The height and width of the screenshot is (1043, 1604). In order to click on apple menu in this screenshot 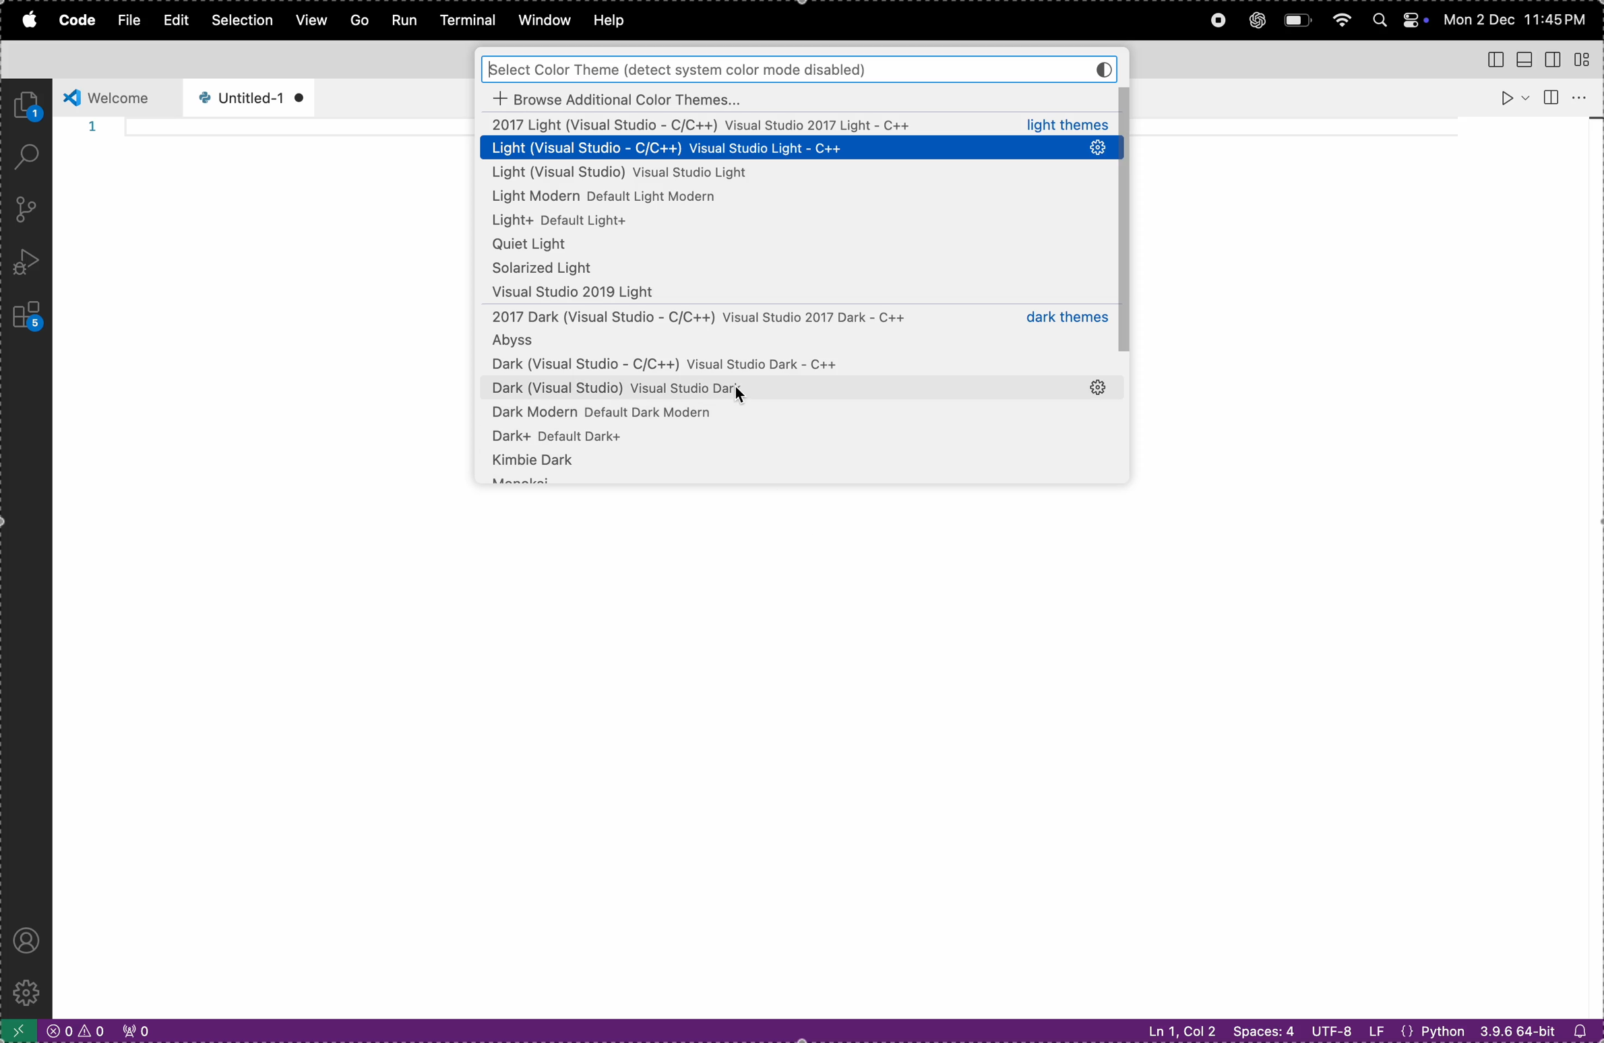, I will do `click(26, 22)`.